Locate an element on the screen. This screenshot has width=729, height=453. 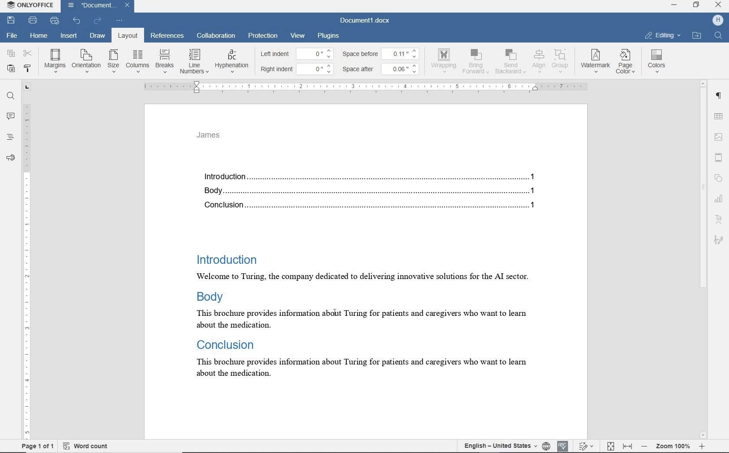
size is located at coordinates (113, 62).